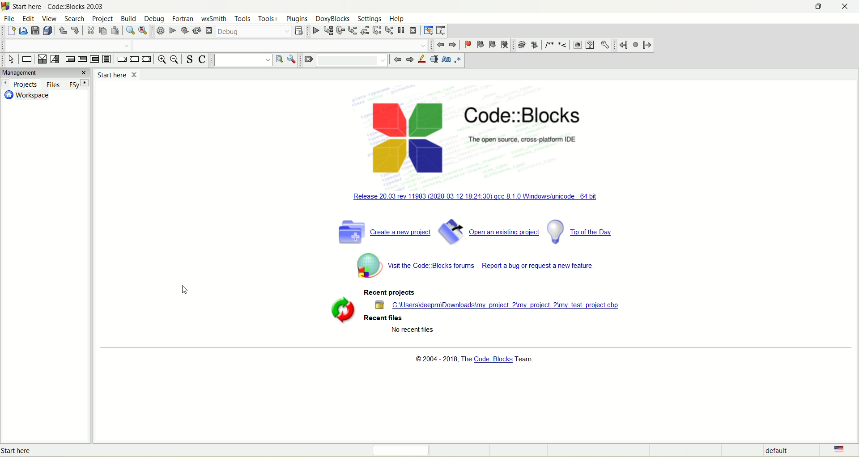 This screenshot has width=859, height=457. Describe the element at coordinates (308, 60) in the screenshot. I see `clear` at that location.